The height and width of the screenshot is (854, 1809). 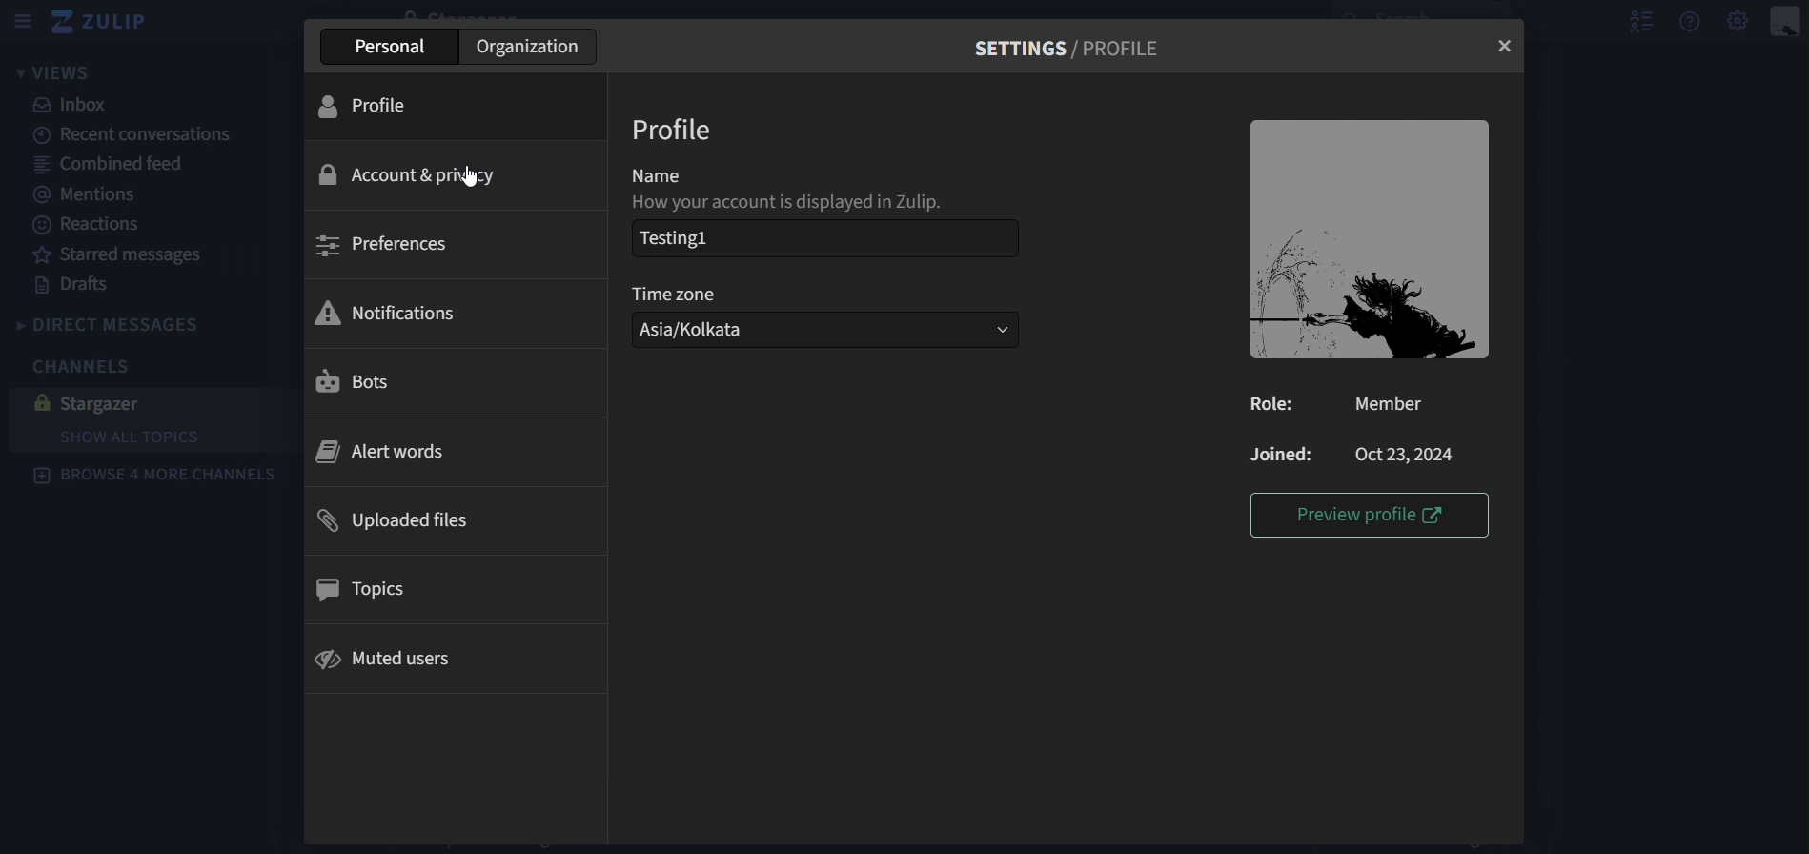 I want to click on channels, so click(x=76, y=365).